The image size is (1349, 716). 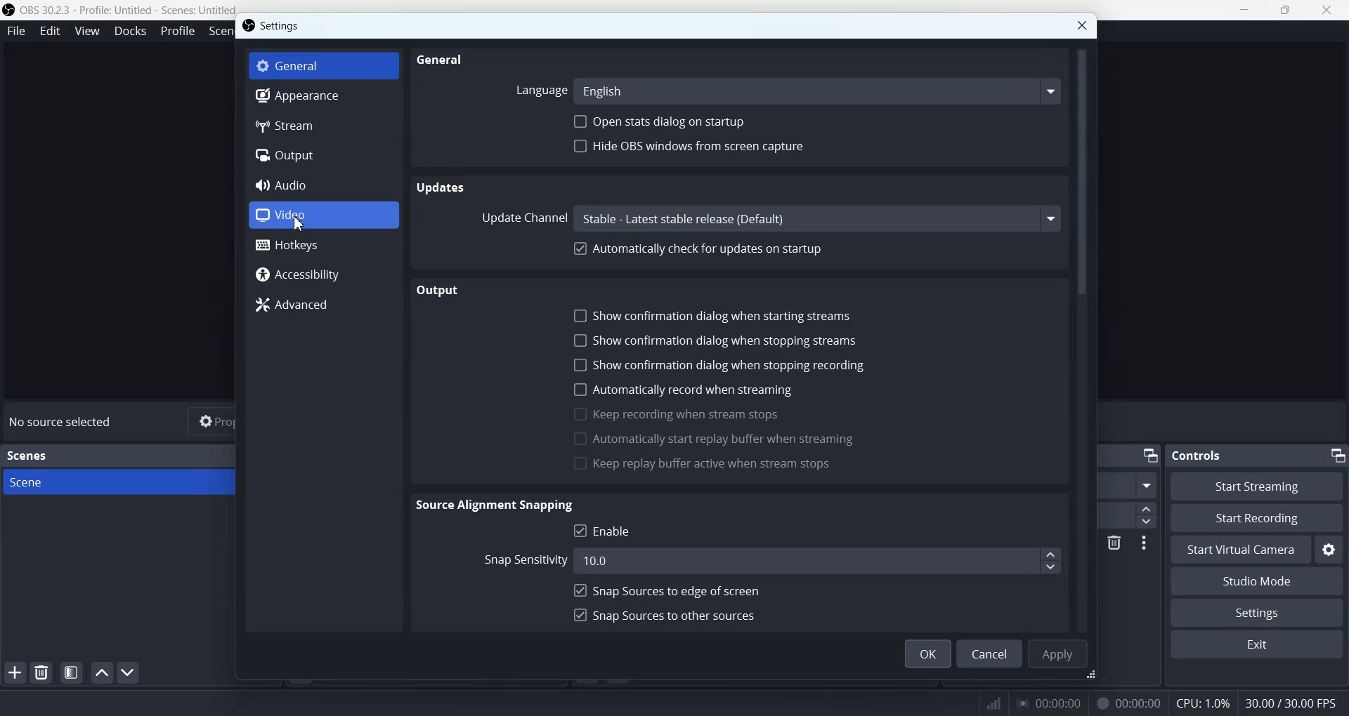 I want to click on Snap sensitivity 10.0, so click(x=771, y=559).